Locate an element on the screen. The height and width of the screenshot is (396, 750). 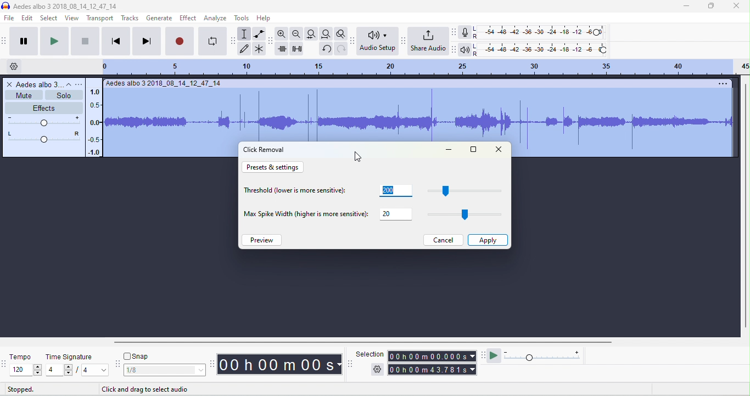
help is located at coordinates (265, 19).